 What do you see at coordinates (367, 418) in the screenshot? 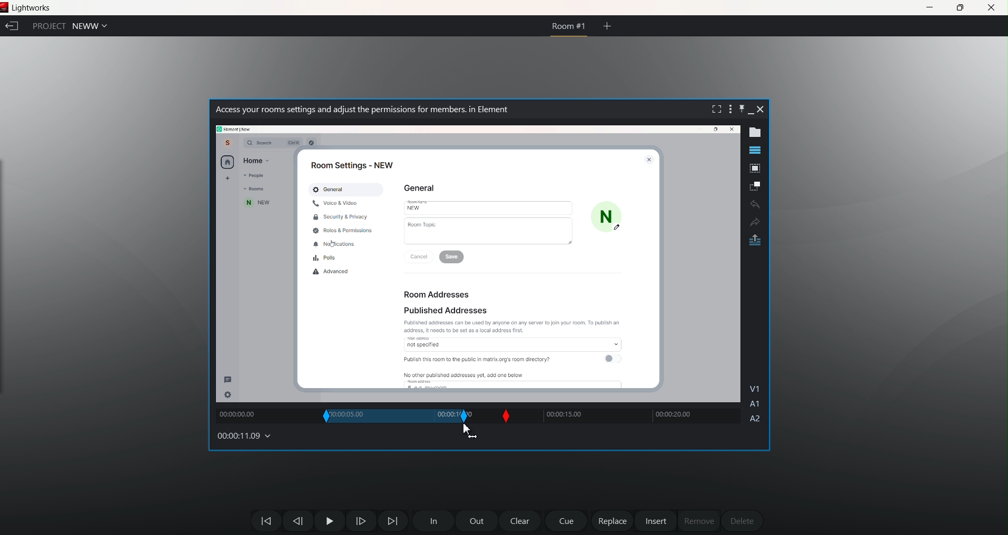
I see `00:00:05.00 (current in and out time)` at bounding box center [367, 418].